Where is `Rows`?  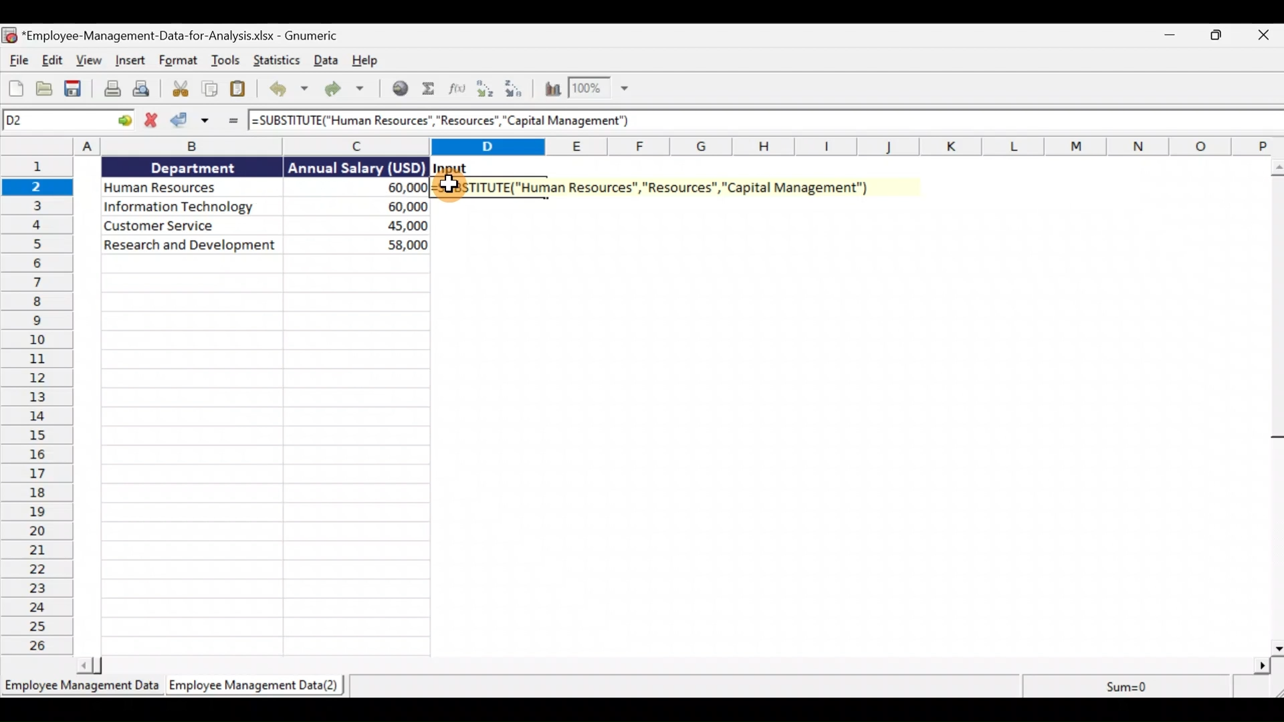
Rows is located at coordinates (43, 406).